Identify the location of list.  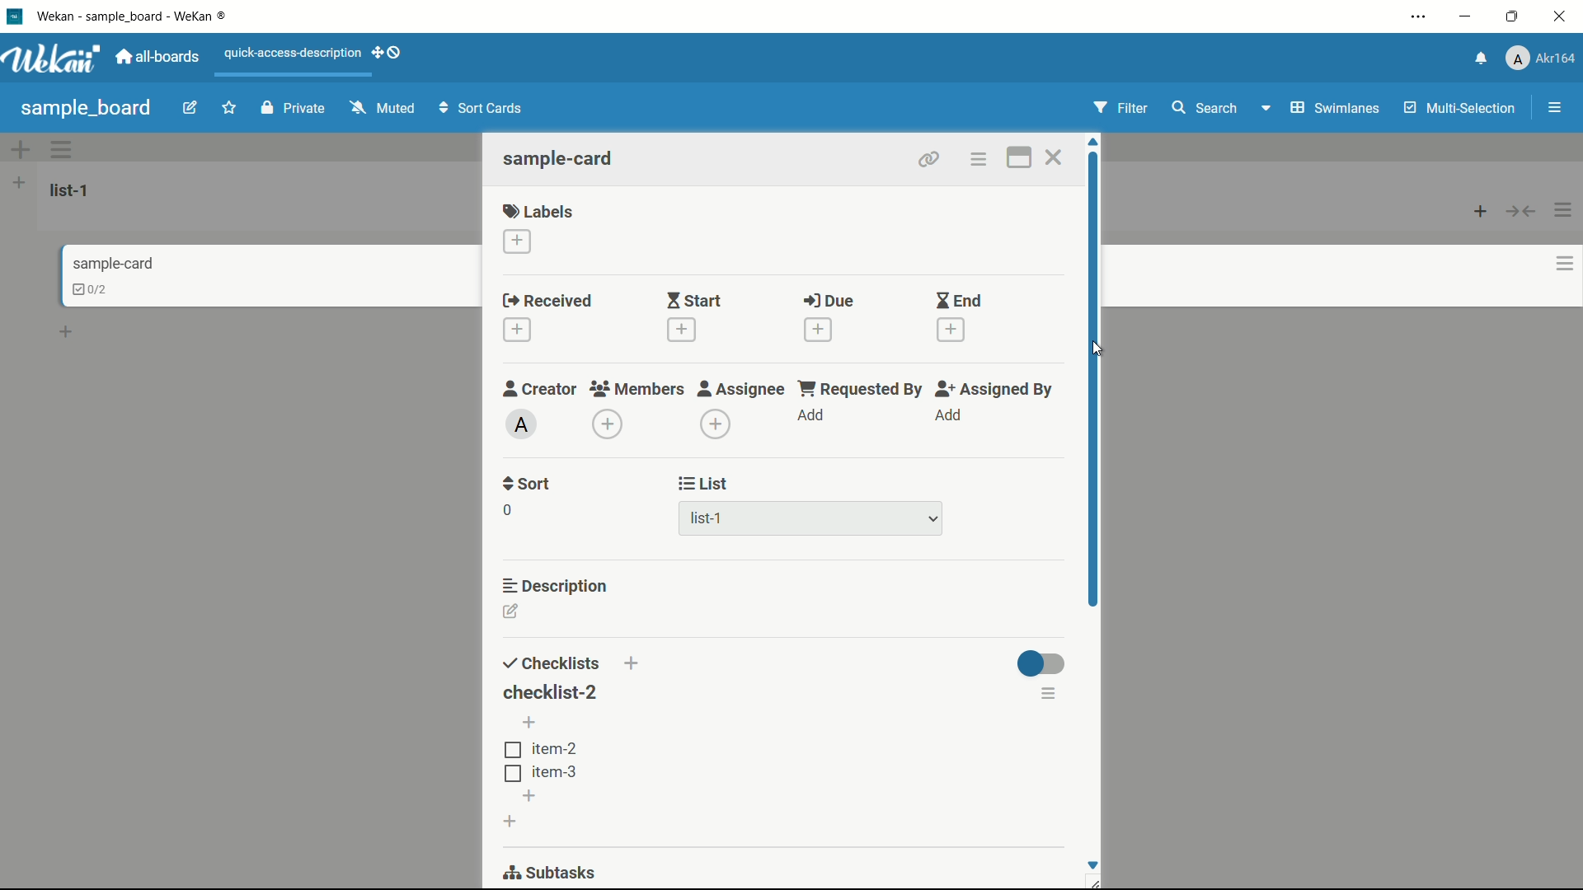
(701, 483).